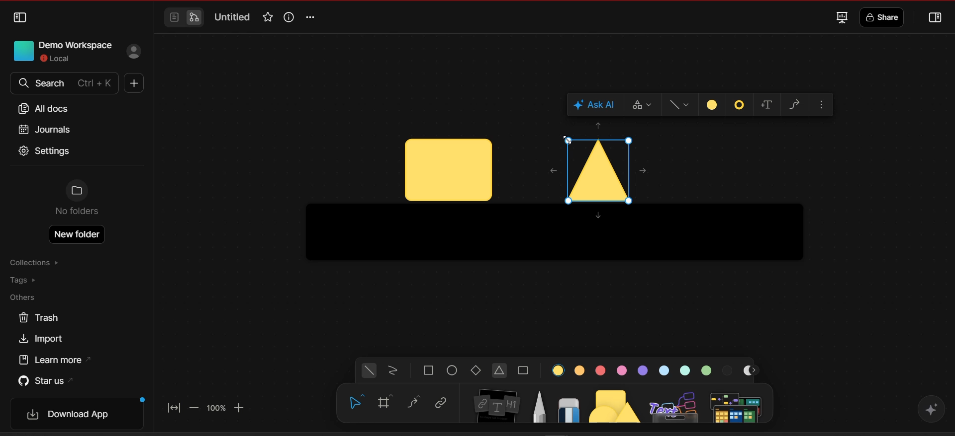 The image size is (955, 436). Describe the element at coordinates (884, 18) in the screenshot. I see `share` at that location.